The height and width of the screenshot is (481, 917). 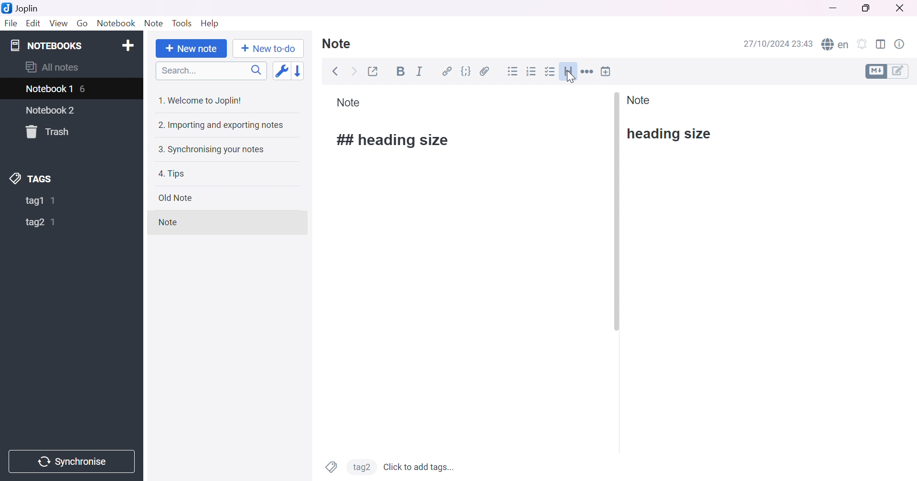 What do you see at coordinates (448, 72) in the screenshot?
I see `Hyperlink` at bounding box center [448, 72].